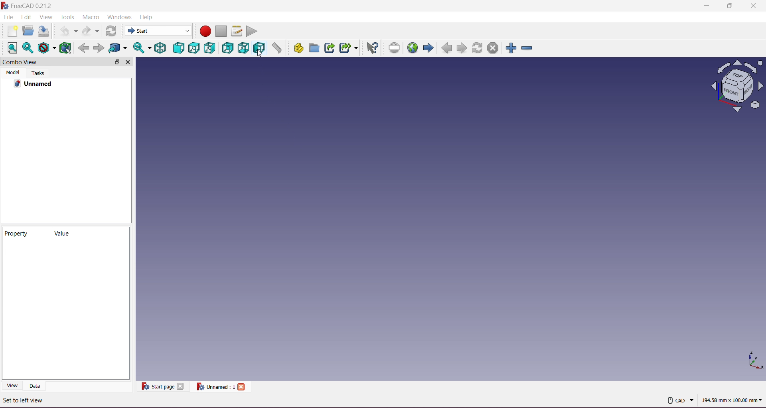 The height and width of the screenshot is (408, 766). Describe the element at coordinates (72, 232) in the screenshot. I see `Value` at that location.